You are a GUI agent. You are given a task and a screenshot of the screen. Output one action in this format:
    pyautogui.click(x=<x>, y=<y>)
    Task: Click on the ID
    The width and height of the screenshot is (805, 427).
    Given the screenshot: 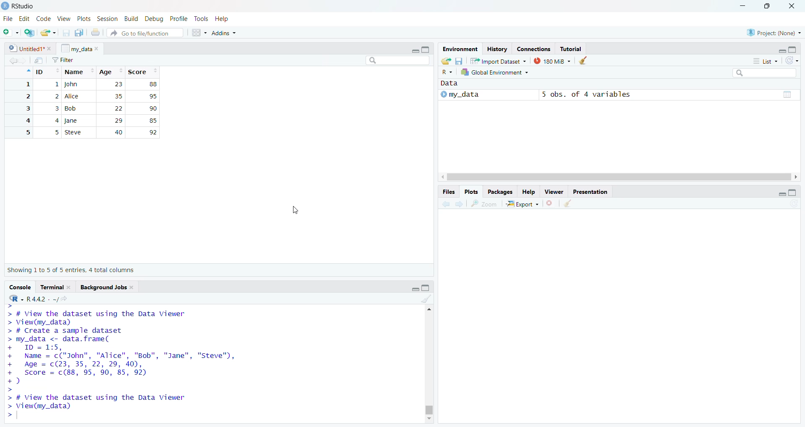 What is the action you would take?
    pyautogui.click(x=48, y=72)
    